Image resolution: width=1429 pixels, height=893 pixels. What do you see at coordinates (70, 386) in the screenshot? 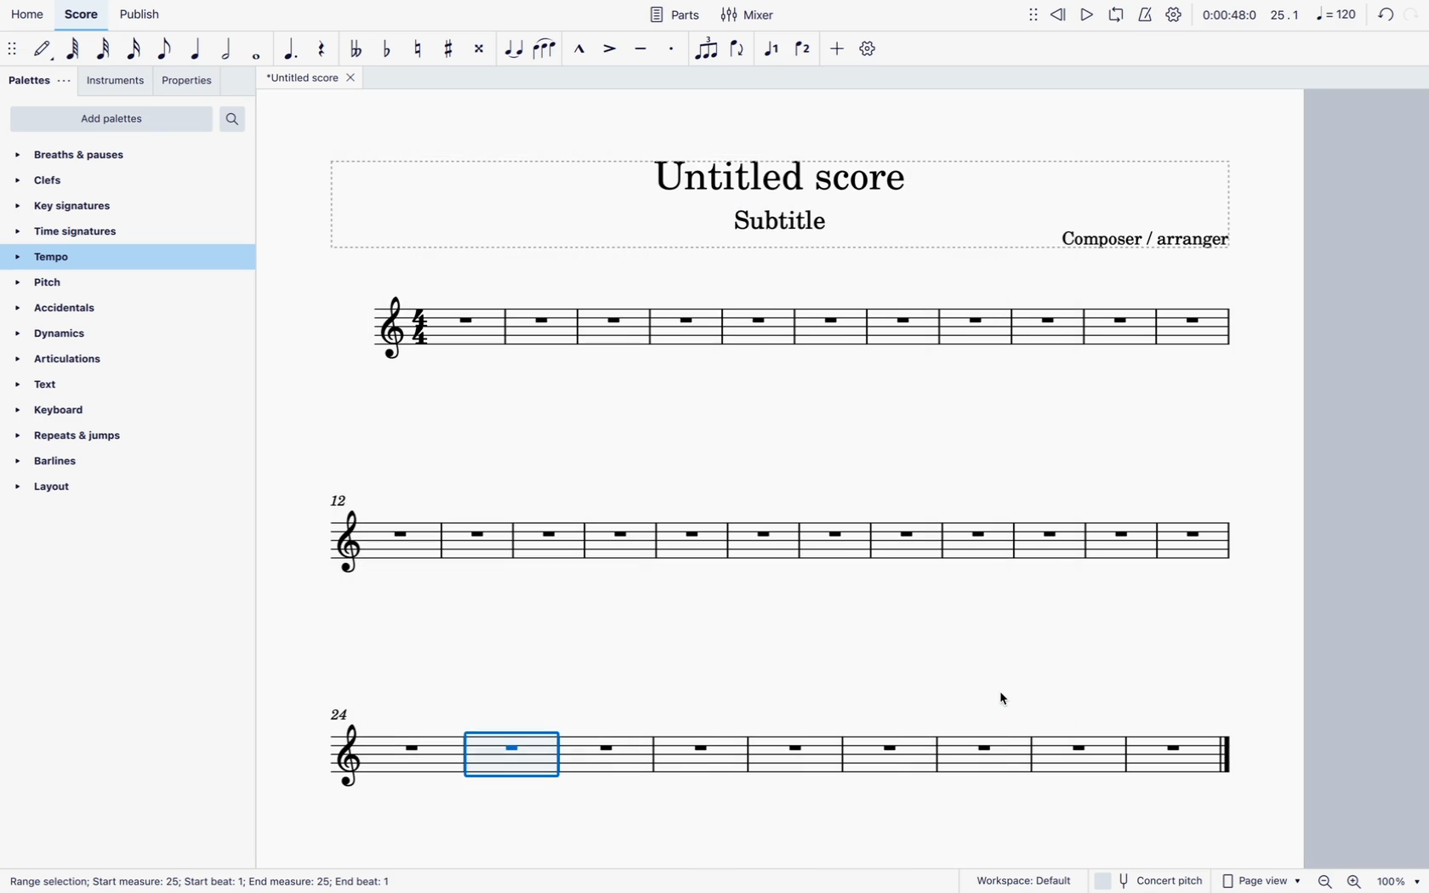
I see `text` at bounding box center [70, 386].